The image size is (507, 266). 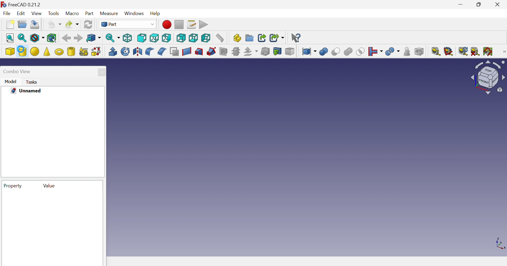 What do you see at coordinates (128, 38) in the screenshot?
I see `Isometric` at bounding box center [128, 38].